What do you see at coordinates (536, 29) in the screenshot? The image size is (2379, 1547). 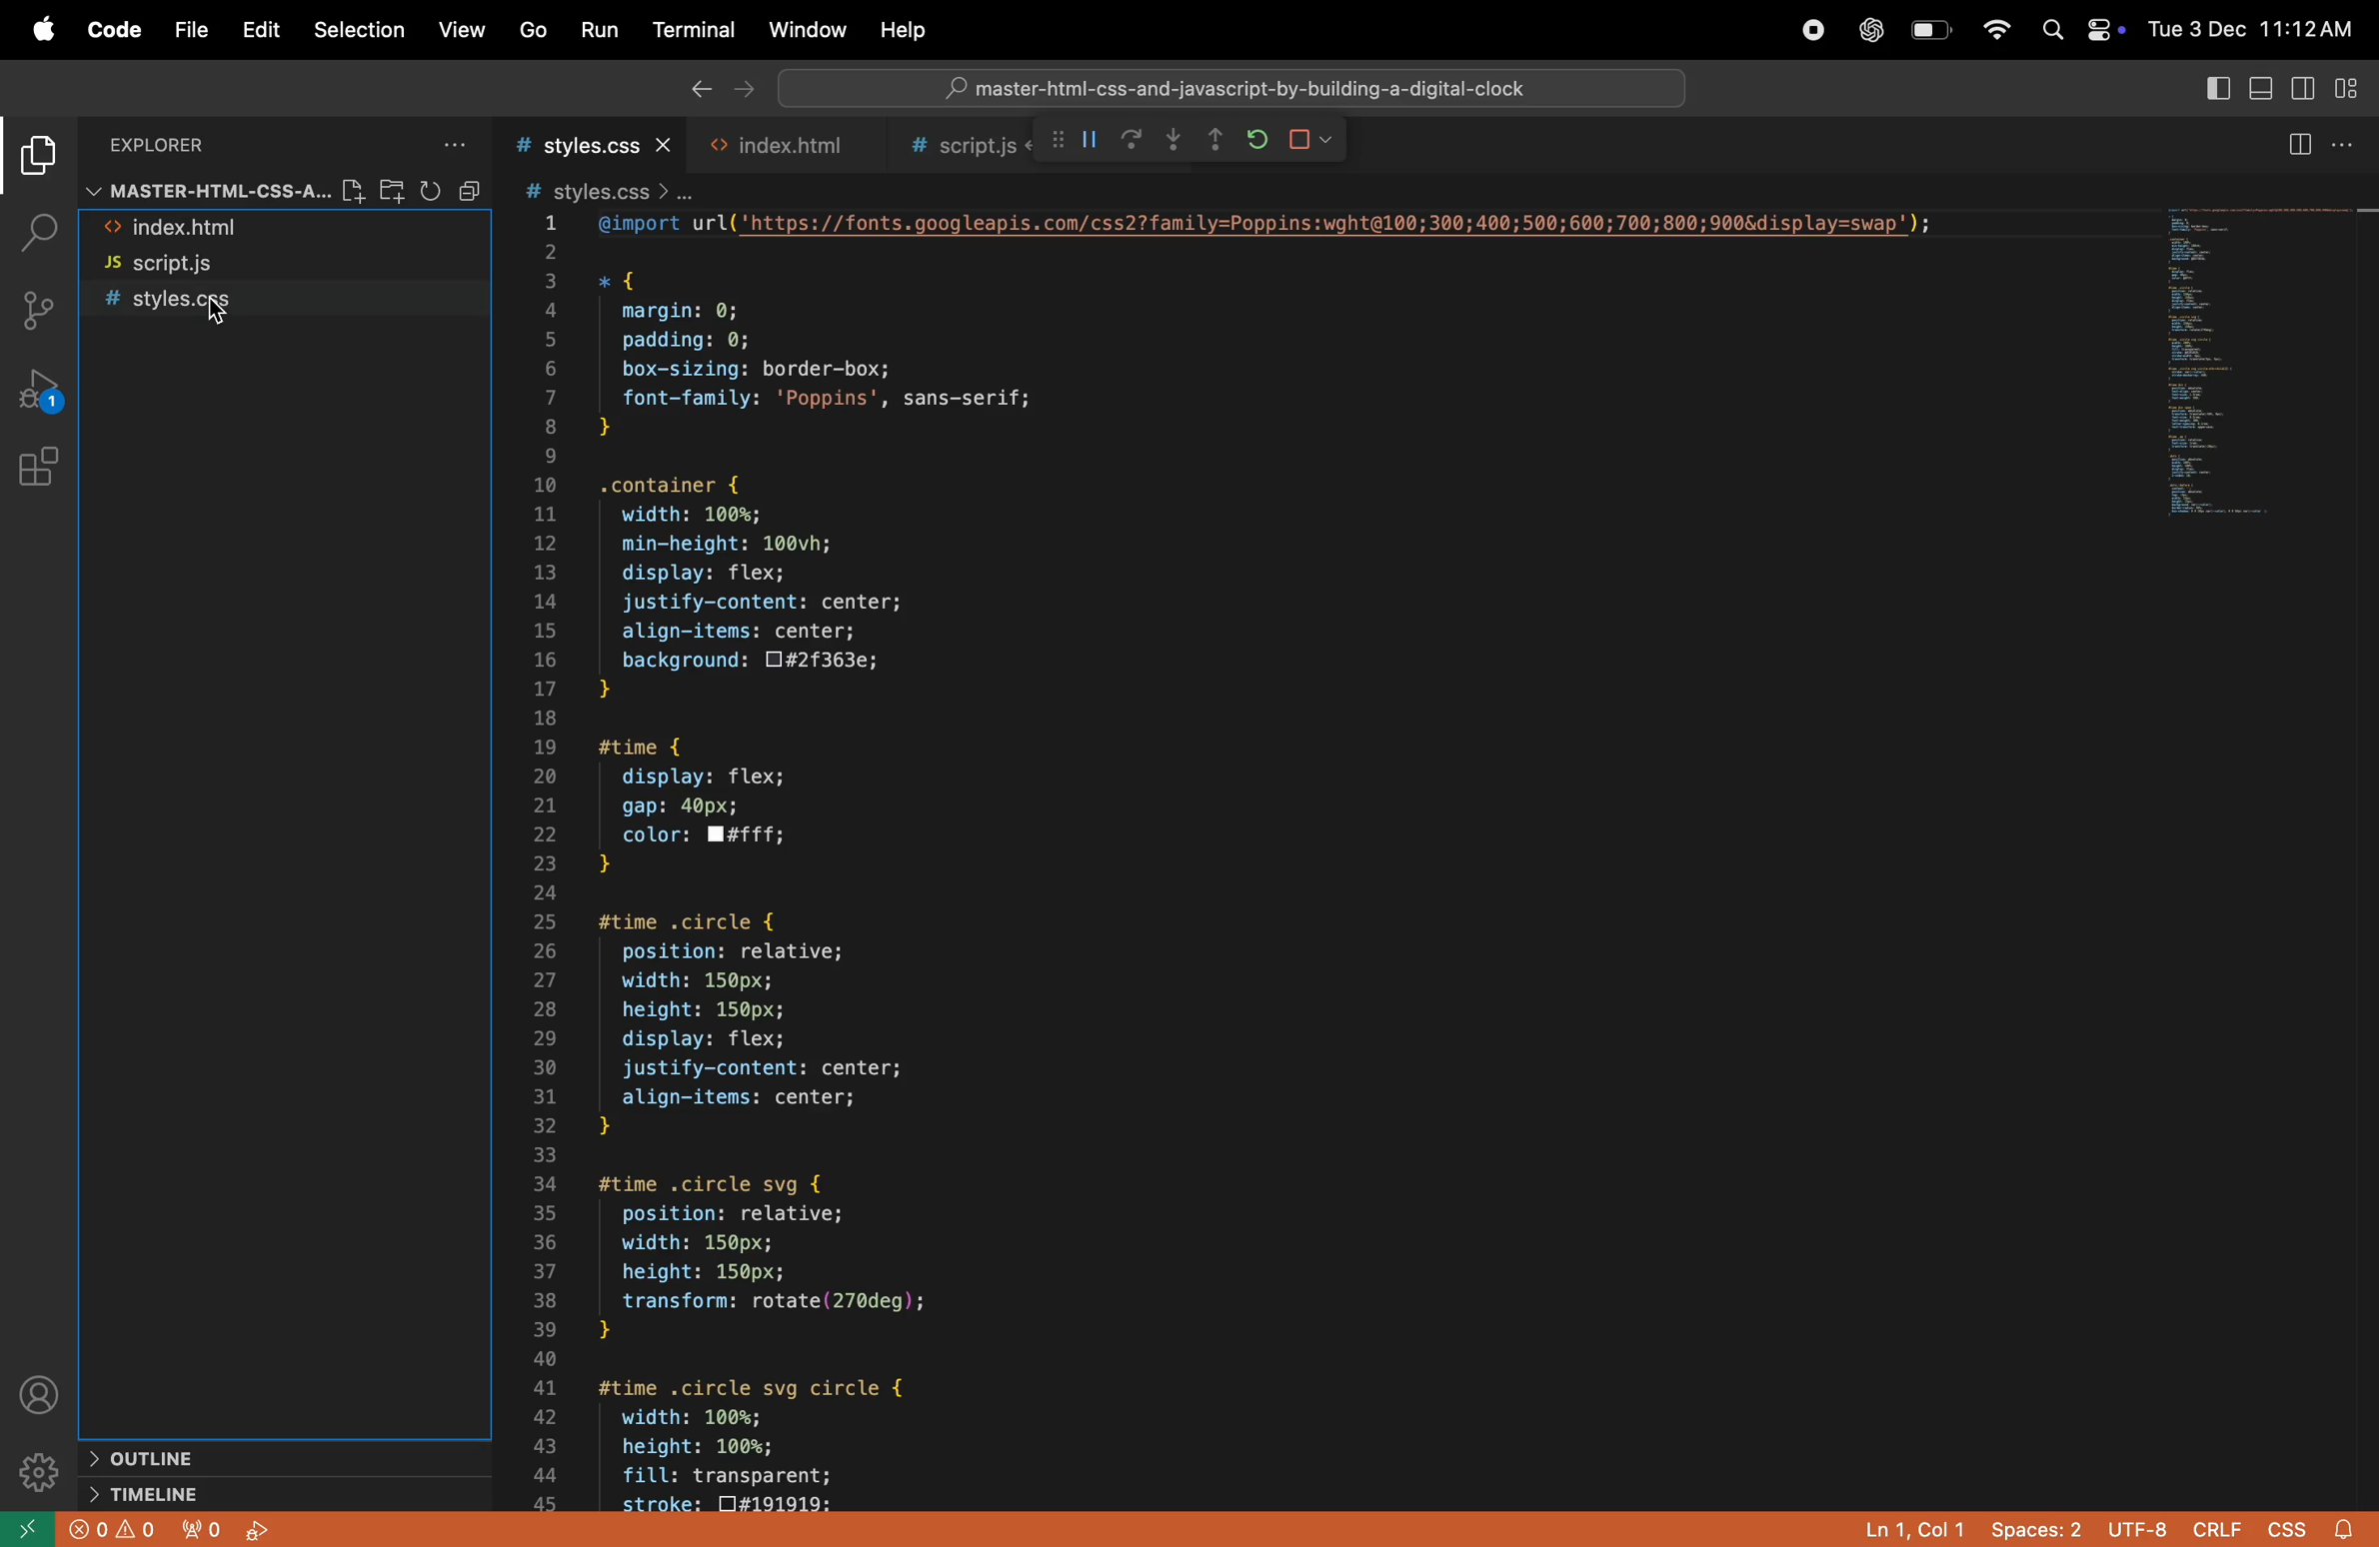 I see `go` at bounding box center [536, 29].